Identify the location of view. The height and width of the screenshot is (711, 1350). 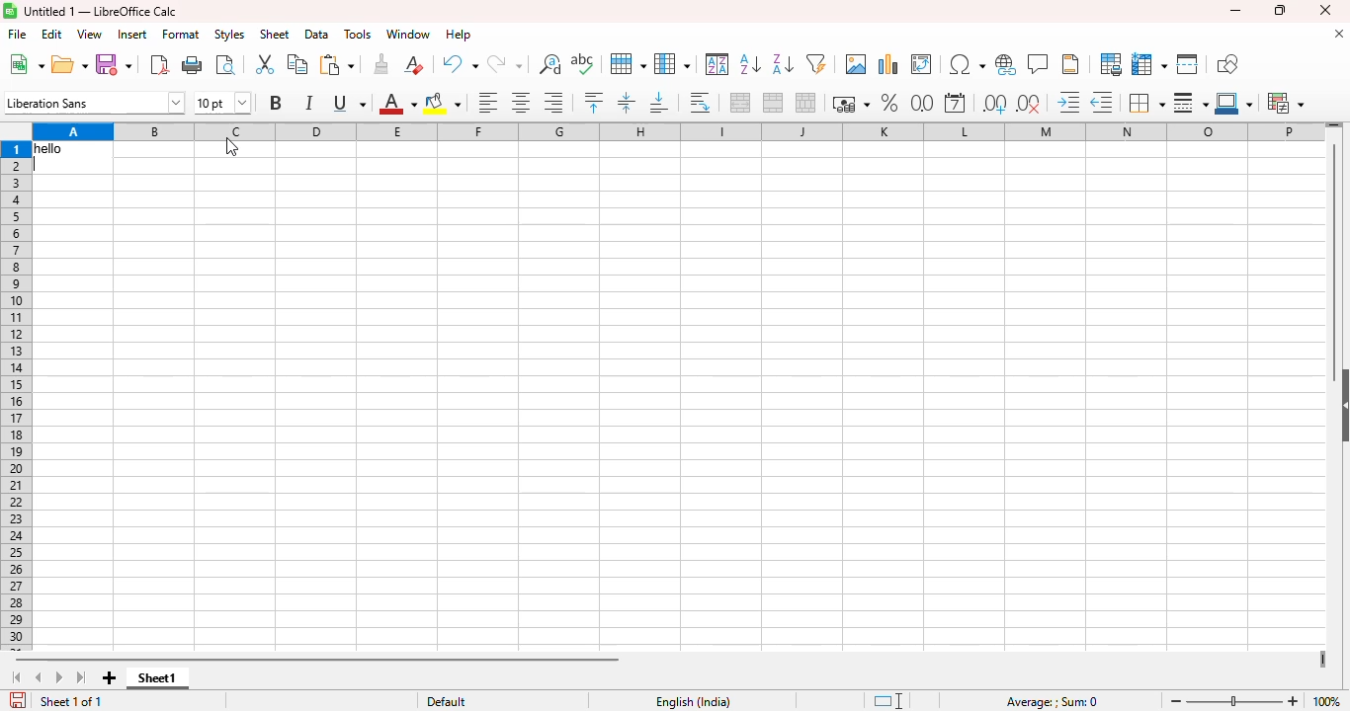
(90, 35).